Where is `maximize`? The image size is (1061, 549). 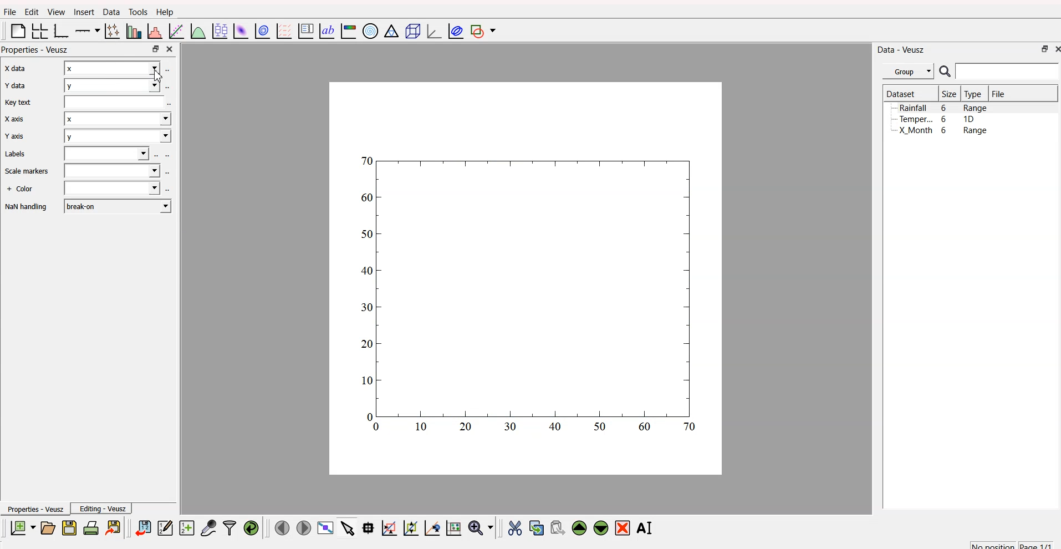 maximize is located at coordinates (155, 49).